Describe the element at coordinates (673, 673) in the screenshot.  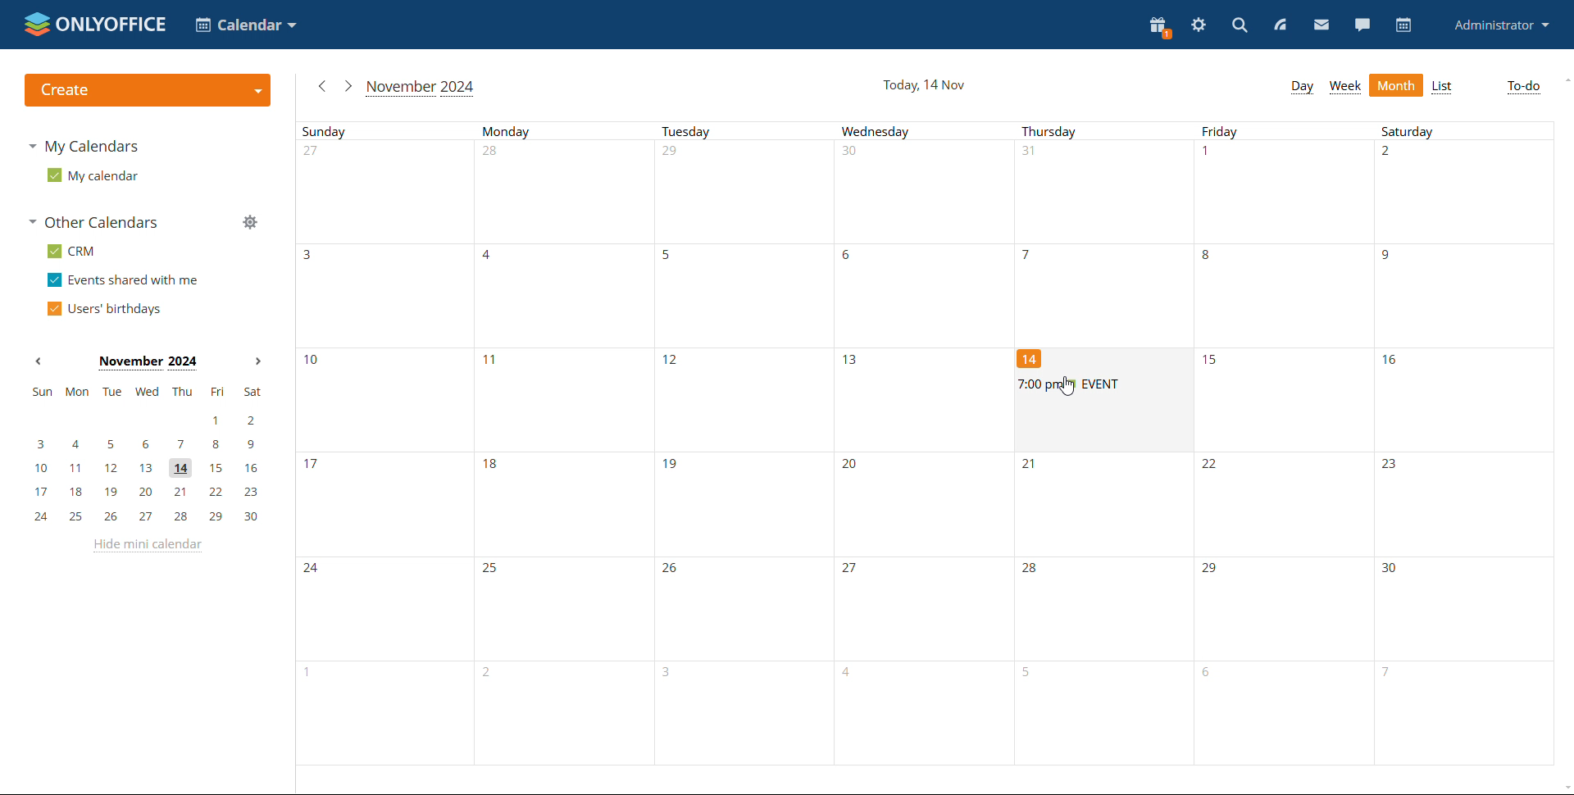
I see `number` at that location.